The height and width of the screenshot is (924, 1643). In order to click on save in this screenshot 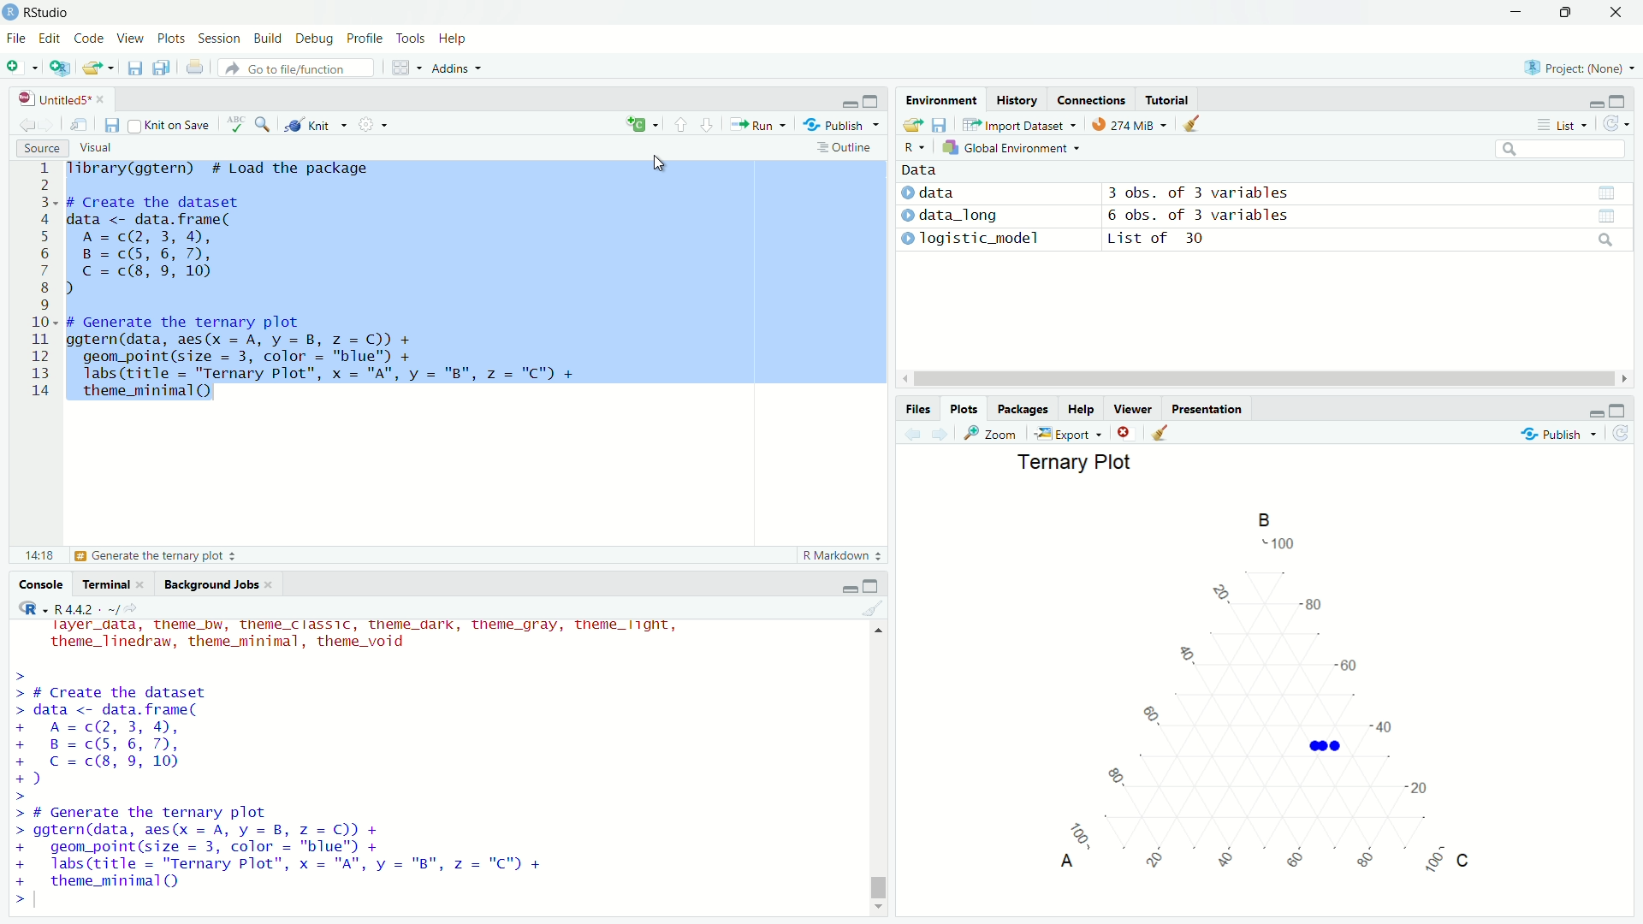, I will do `click(133, 71)`.